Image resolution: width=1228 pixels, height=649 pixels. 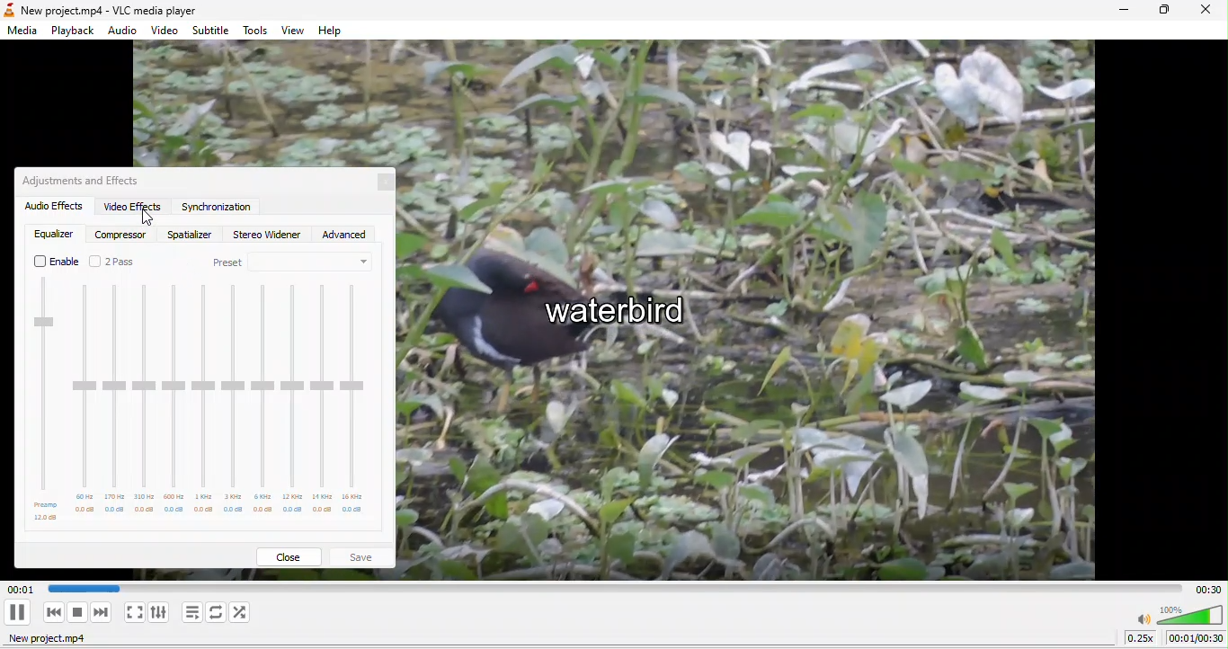 What do you see at coordinates (134, 612) in the screenshot?
I see `video in fullscreen` at bounding box center [134, 612].